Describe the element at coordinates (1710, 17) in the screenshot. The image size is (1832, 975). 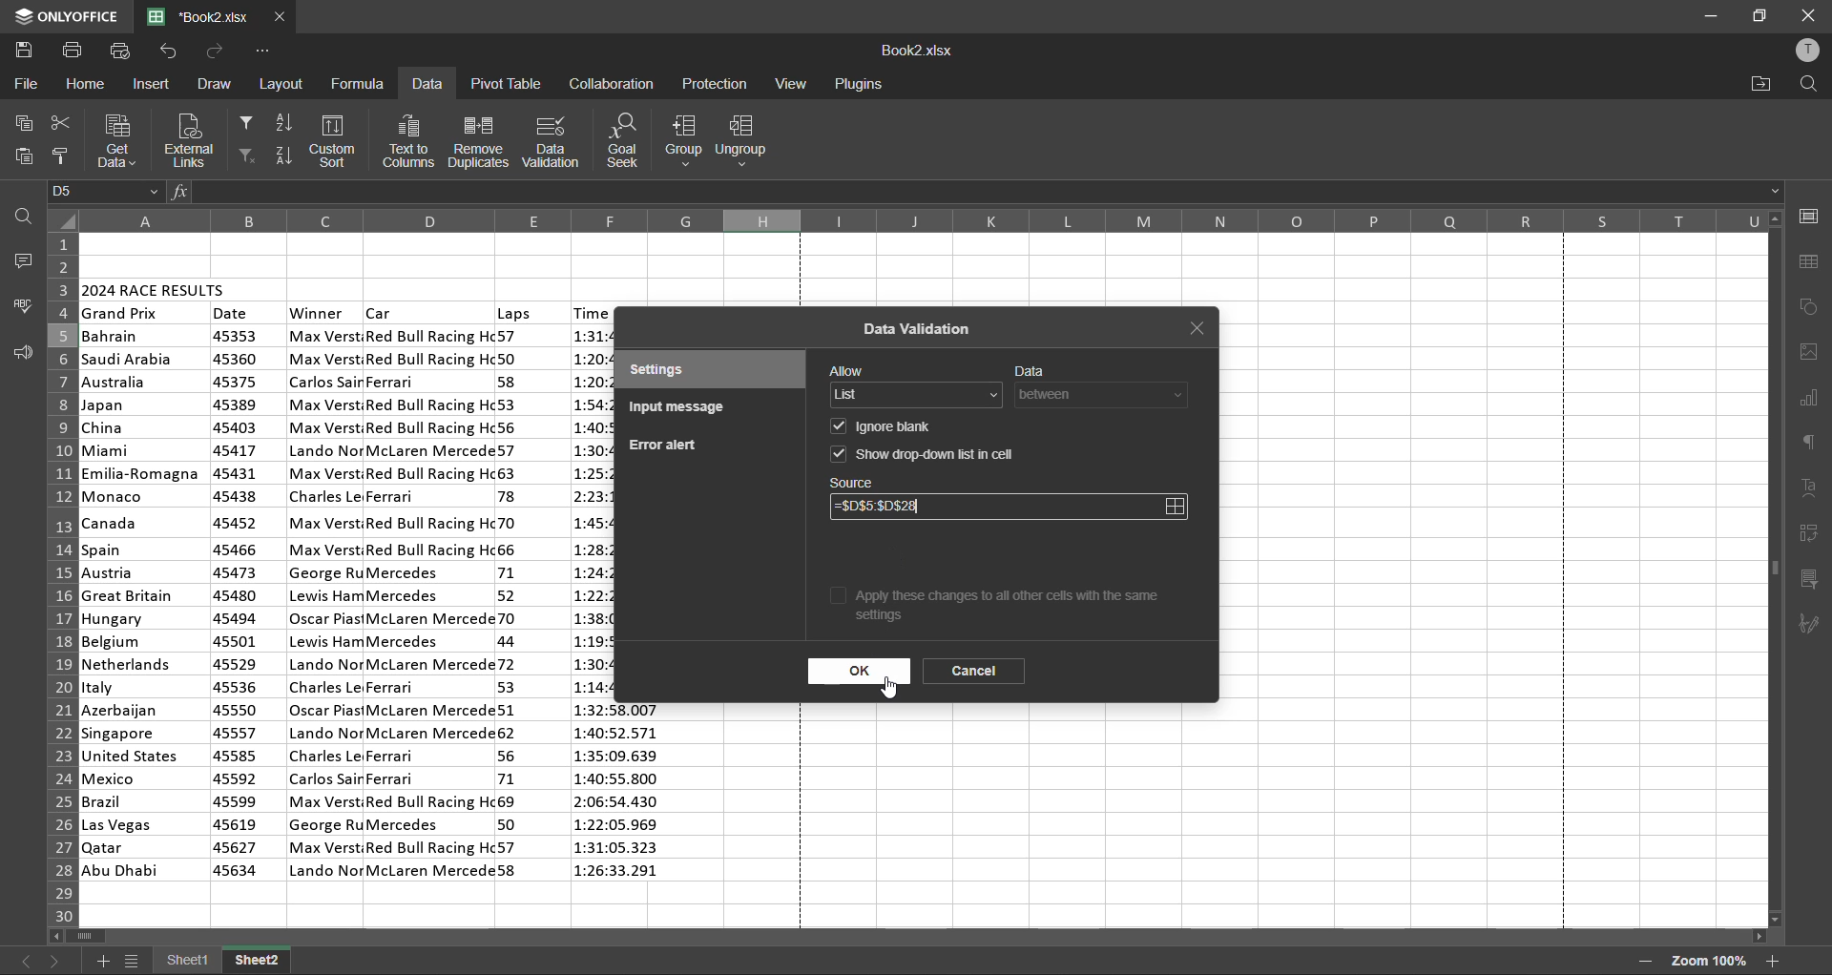
I see `minimize` at that location.